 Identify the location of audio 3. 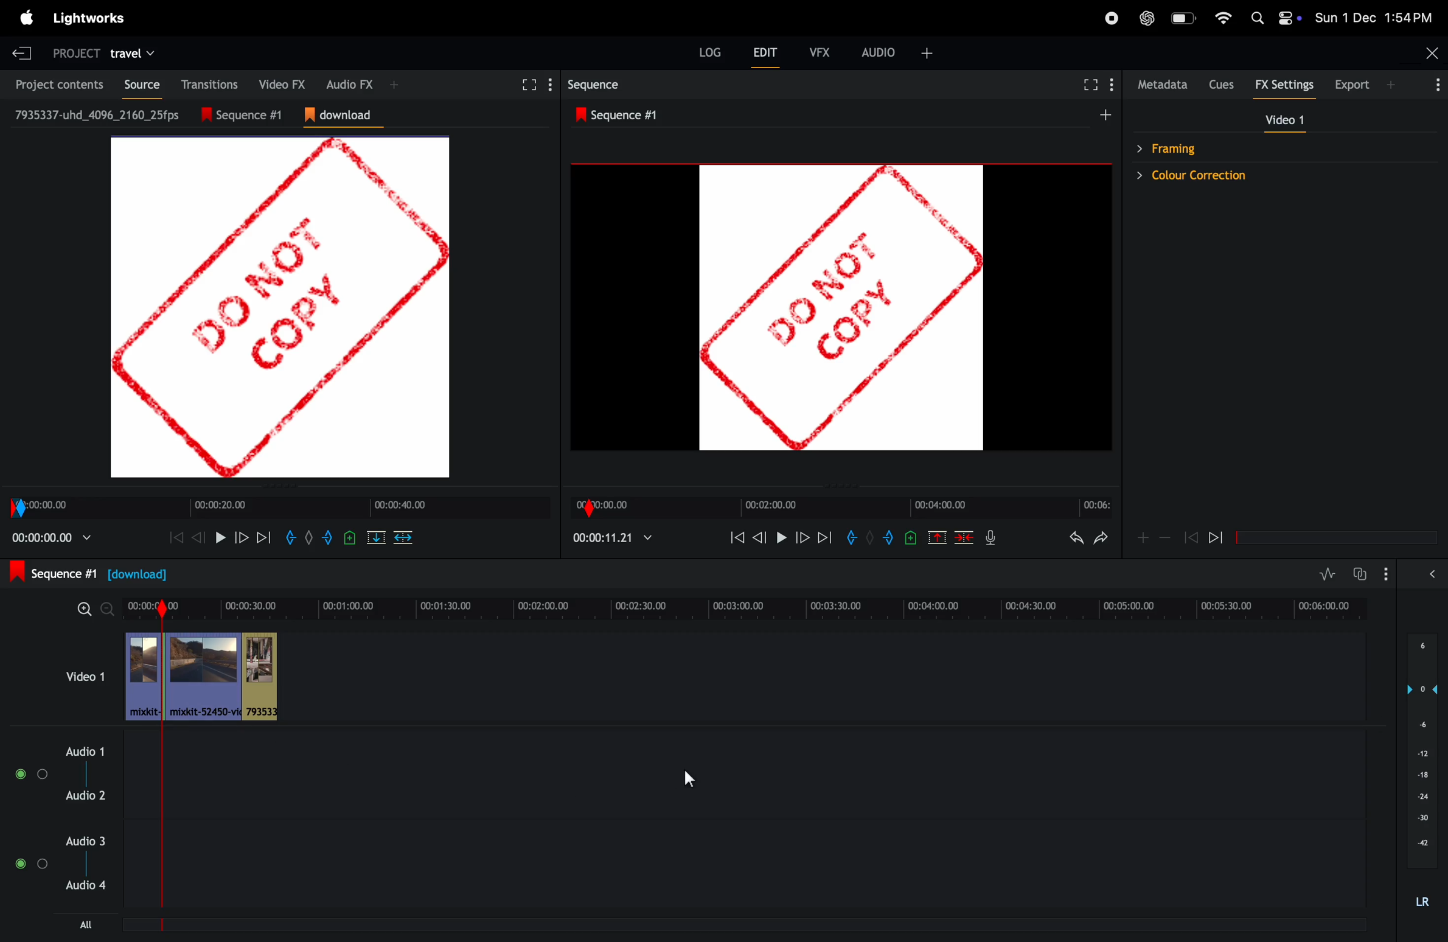
(83, 841).